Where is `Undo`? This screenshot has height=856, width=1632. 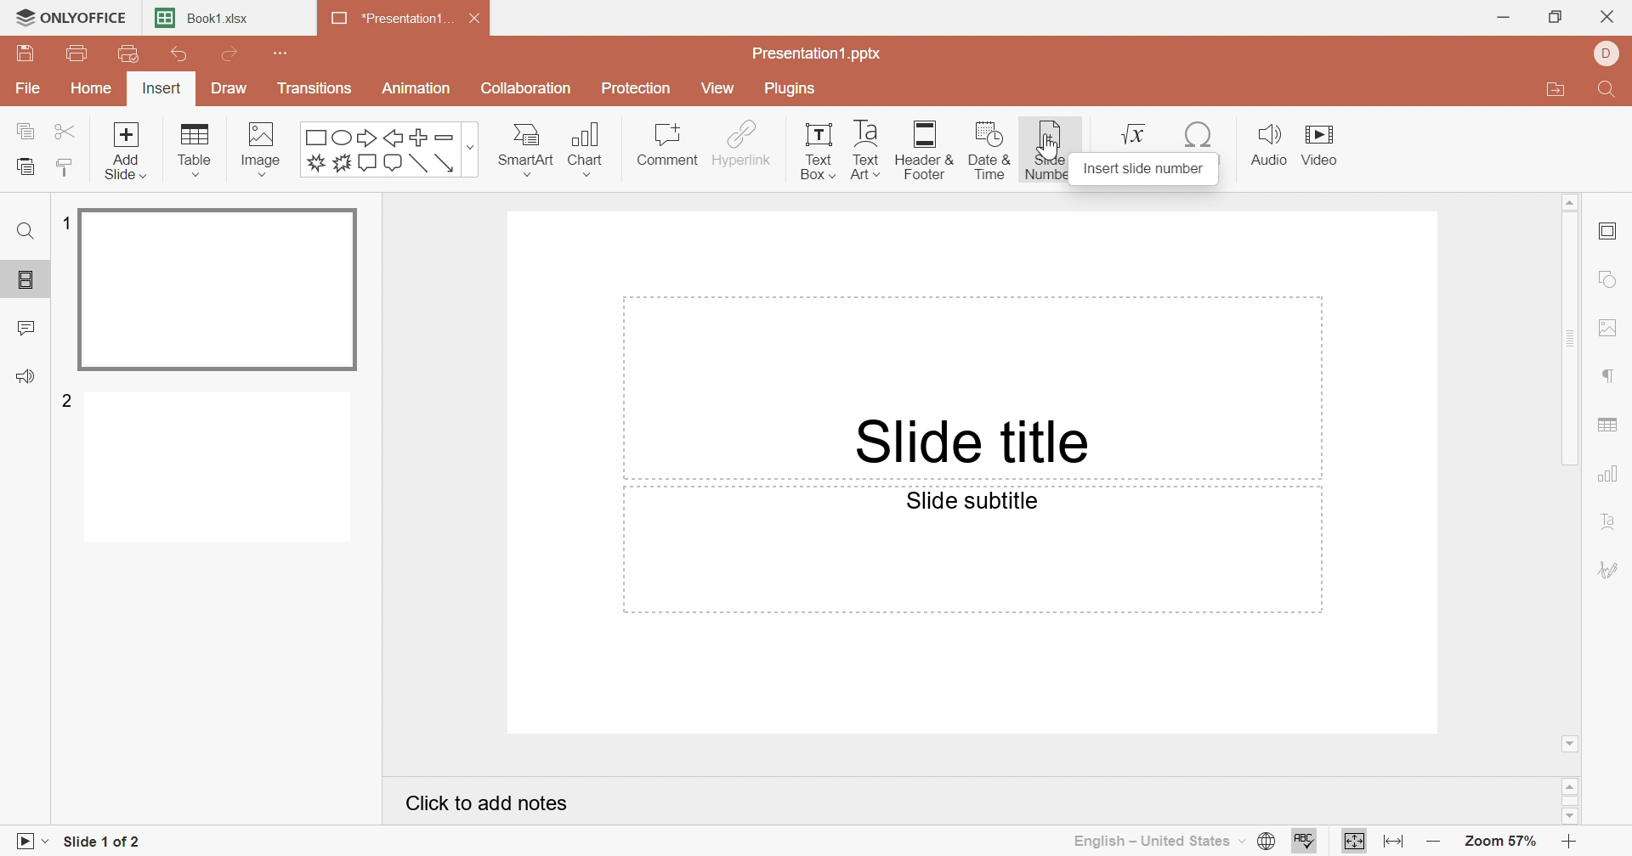
Undo is located at coordinates (179, 58).